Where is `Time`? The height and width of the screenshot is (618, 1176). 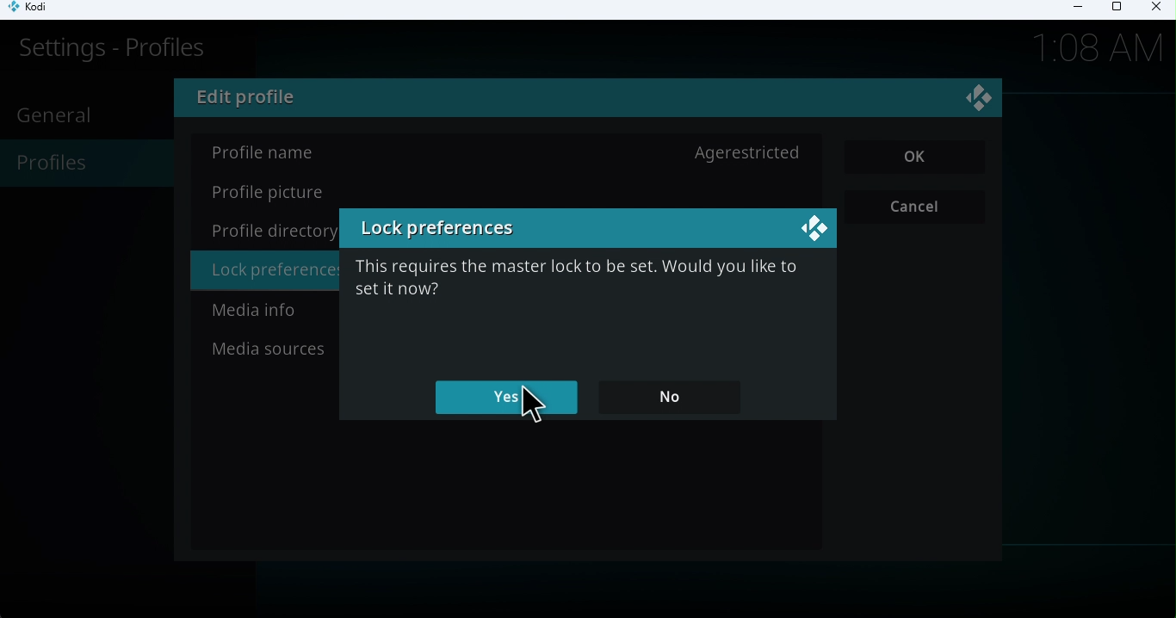
Time is located at coordinates (1099, 46).